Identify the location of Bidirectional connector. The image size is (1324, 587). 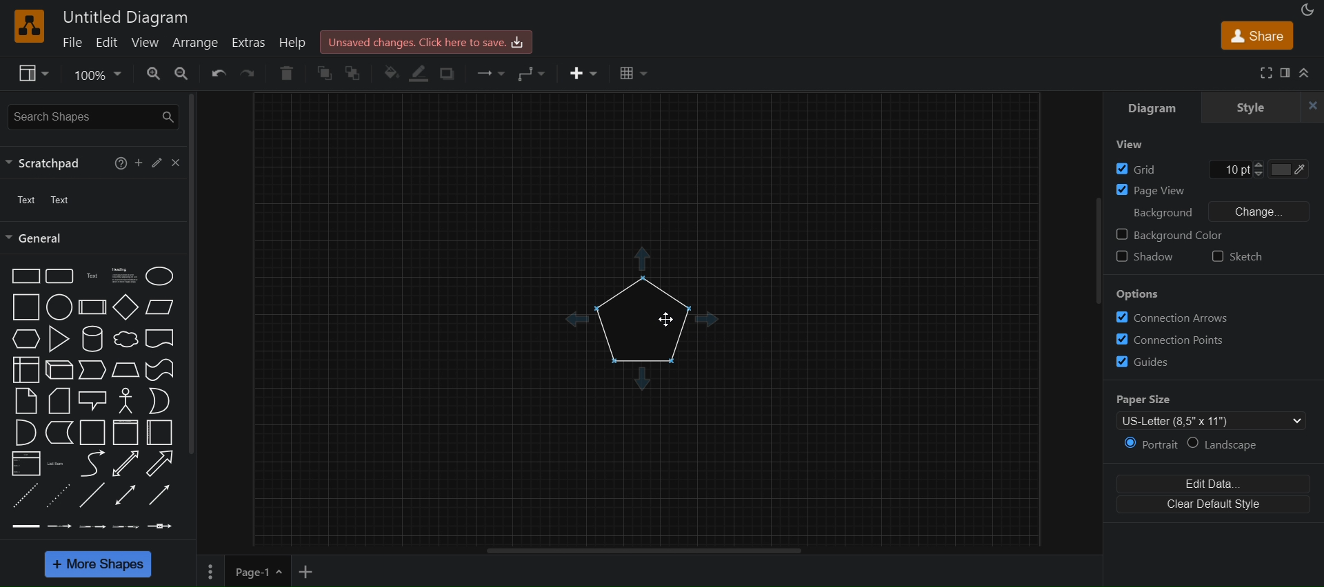
(126, 495).